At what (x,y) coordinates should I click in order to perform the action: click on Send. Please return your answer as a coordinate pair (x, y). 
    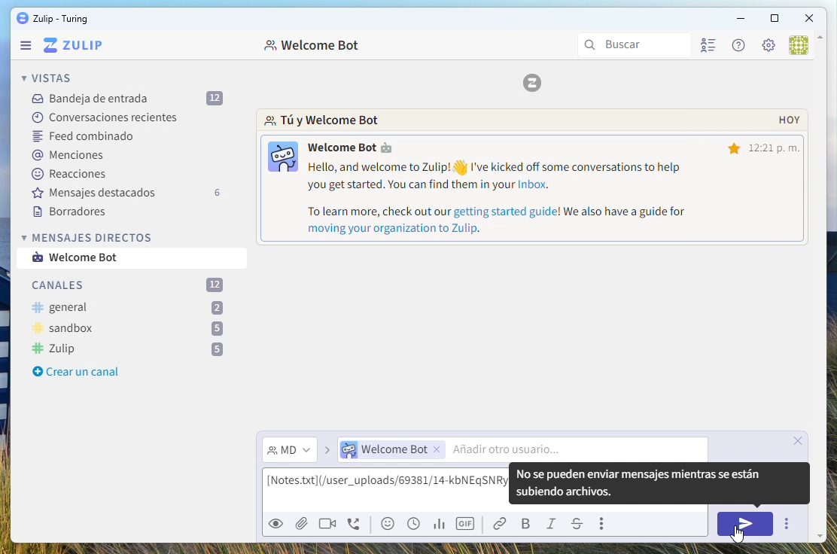
    Looking at the image, I should click on (747, 525).